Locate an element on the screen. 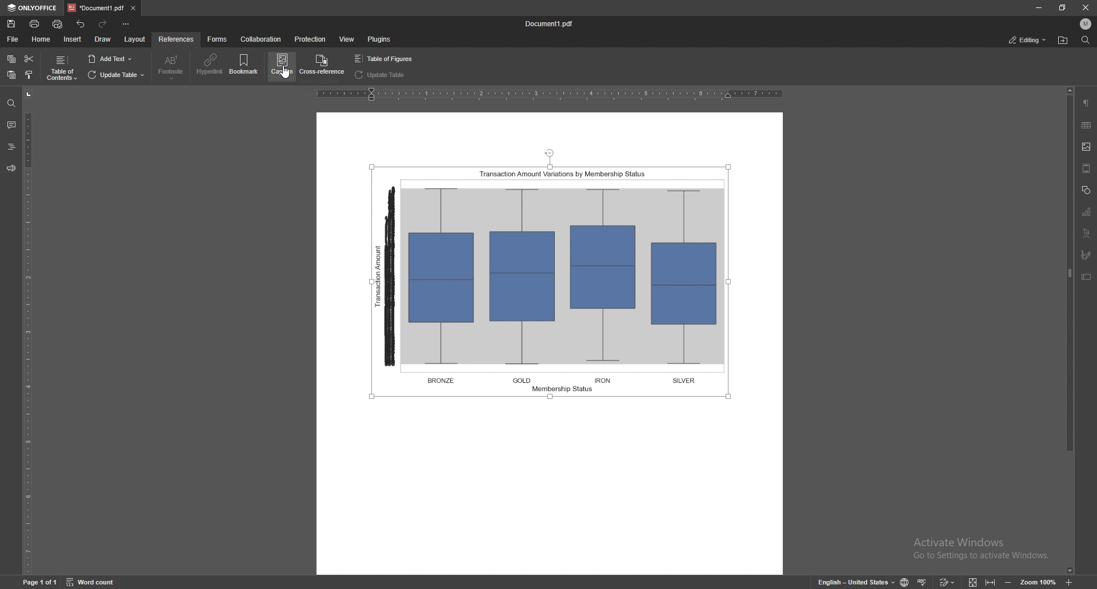 This screenshot has width=1097, height=589. text box is located at coordinates (1087, 276).